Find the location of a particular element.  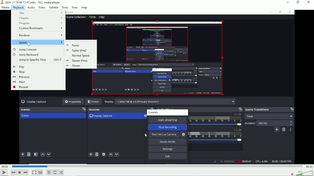

next is located at coordinates (37, 82).